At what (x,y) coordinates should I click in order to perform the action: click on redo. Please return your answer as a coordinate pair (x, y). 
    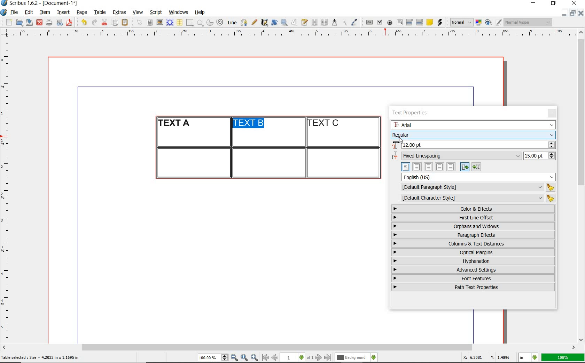
    Looking at the image, I should click on (94, 22).